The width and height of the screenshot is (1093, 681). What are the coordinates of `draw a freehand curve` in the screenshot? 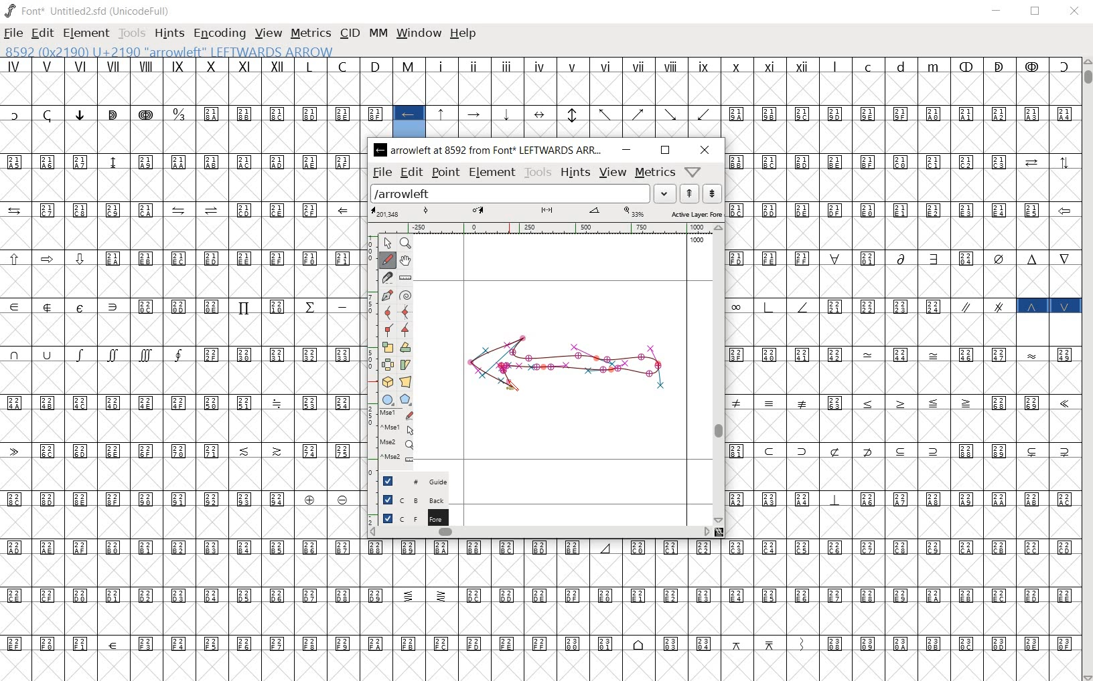 It's located at (387, 260).